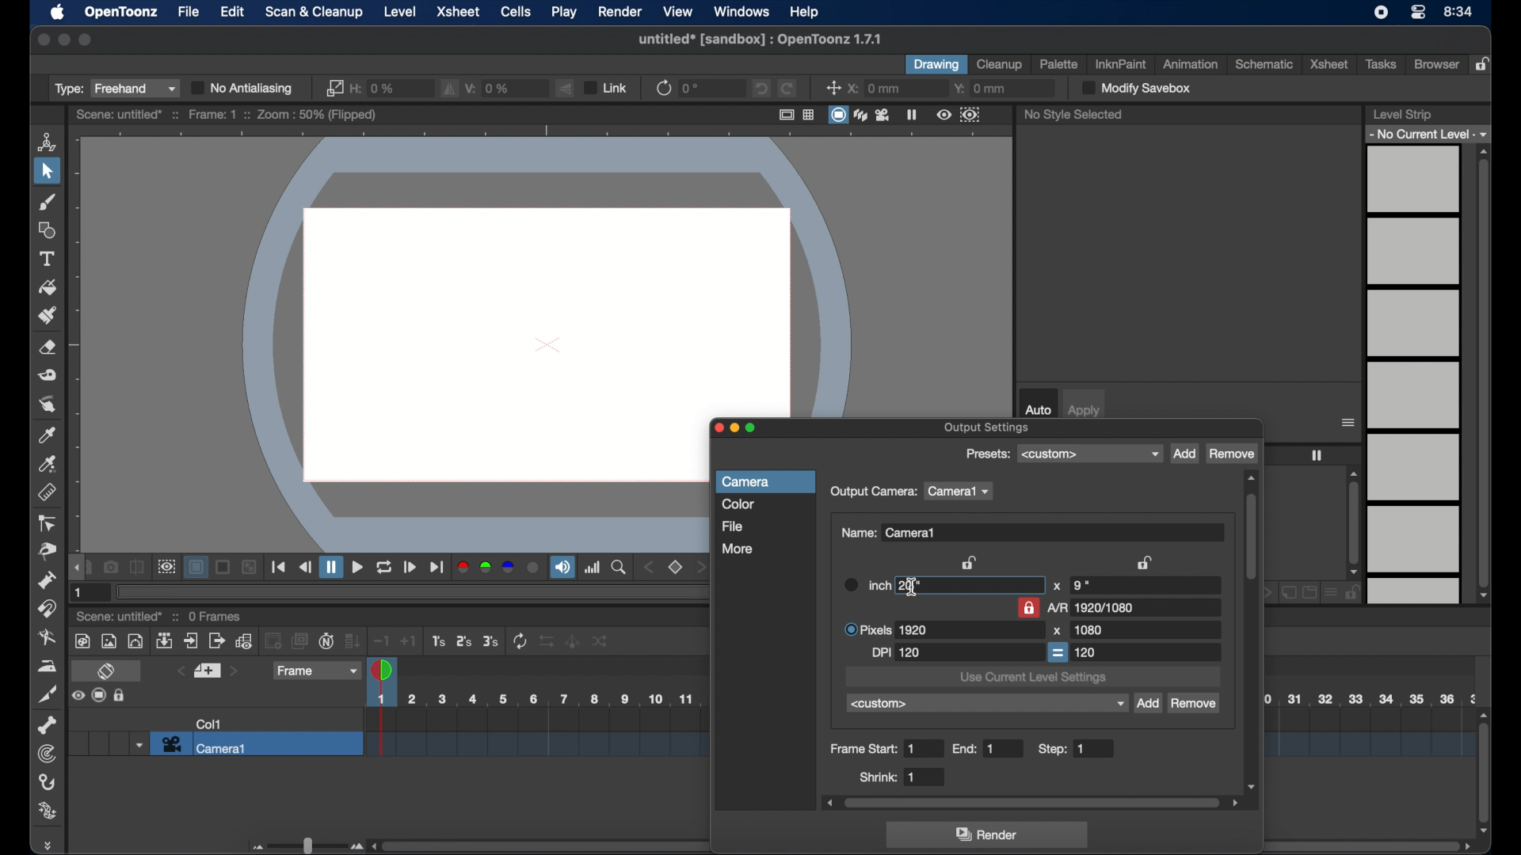 The height and width of the screenshot is (855, 1521). Describe the element at coordinates (1435, 64) in the screenshot. I see `browser` at that location.